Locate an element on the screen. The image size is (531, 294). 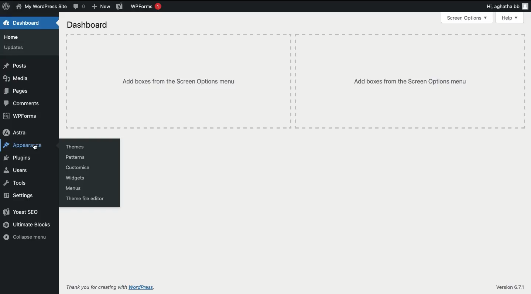
Ultimate blocks is located at coordinates (28, 225).